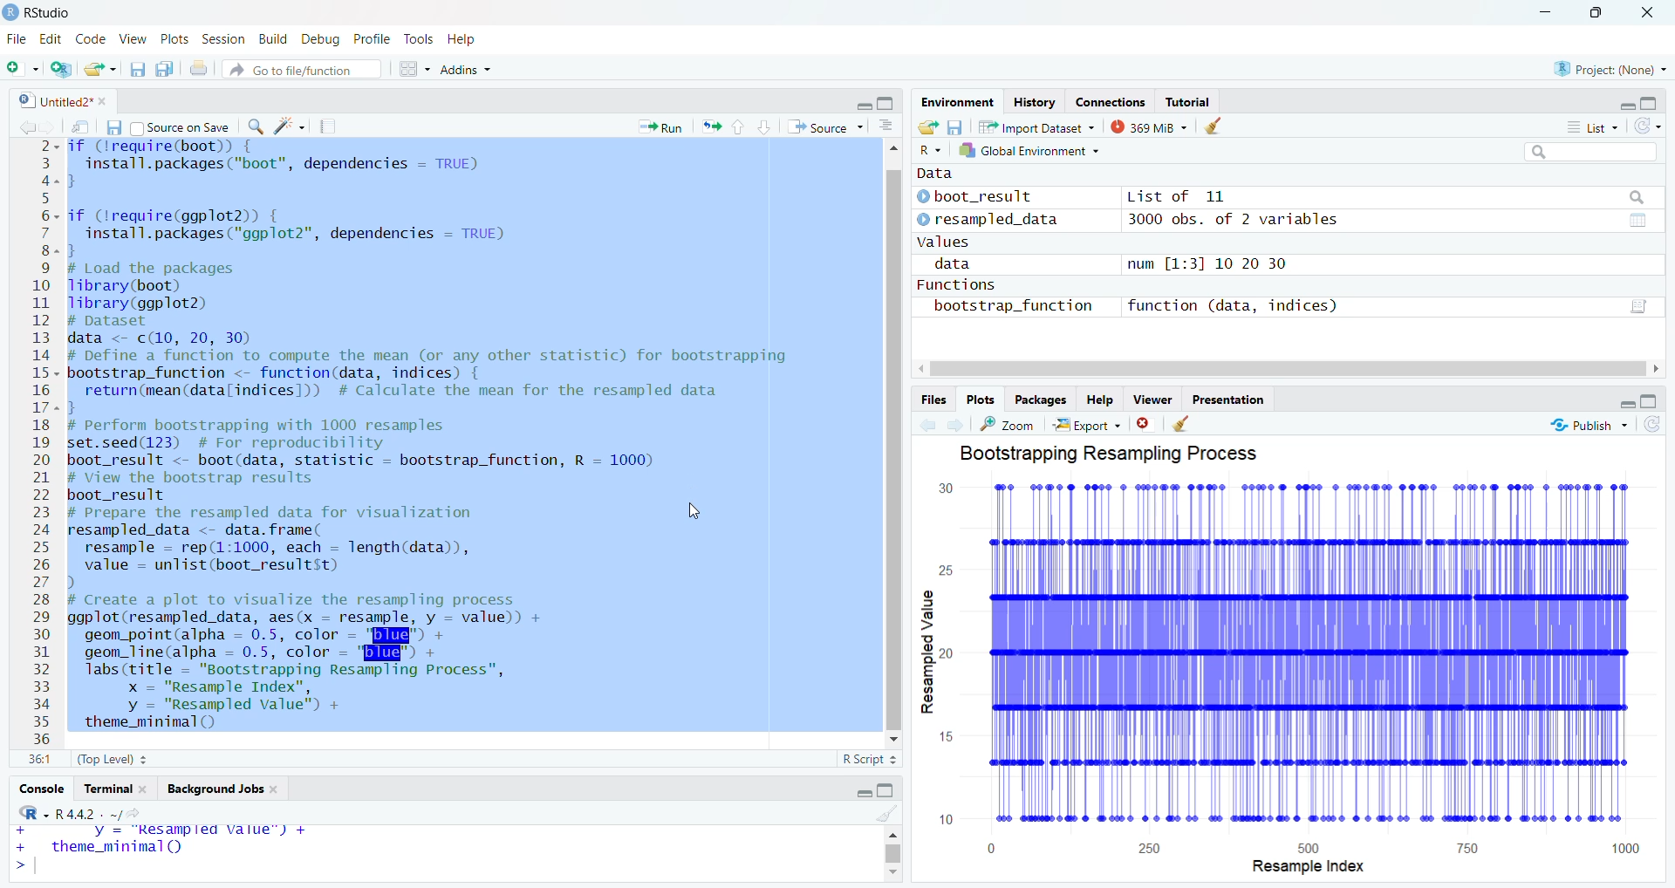 The height and width of the screenshot is (888, 1675). Describe the element at coordinates (1311, 870) in the screenshot. I see `resample index` at that location.